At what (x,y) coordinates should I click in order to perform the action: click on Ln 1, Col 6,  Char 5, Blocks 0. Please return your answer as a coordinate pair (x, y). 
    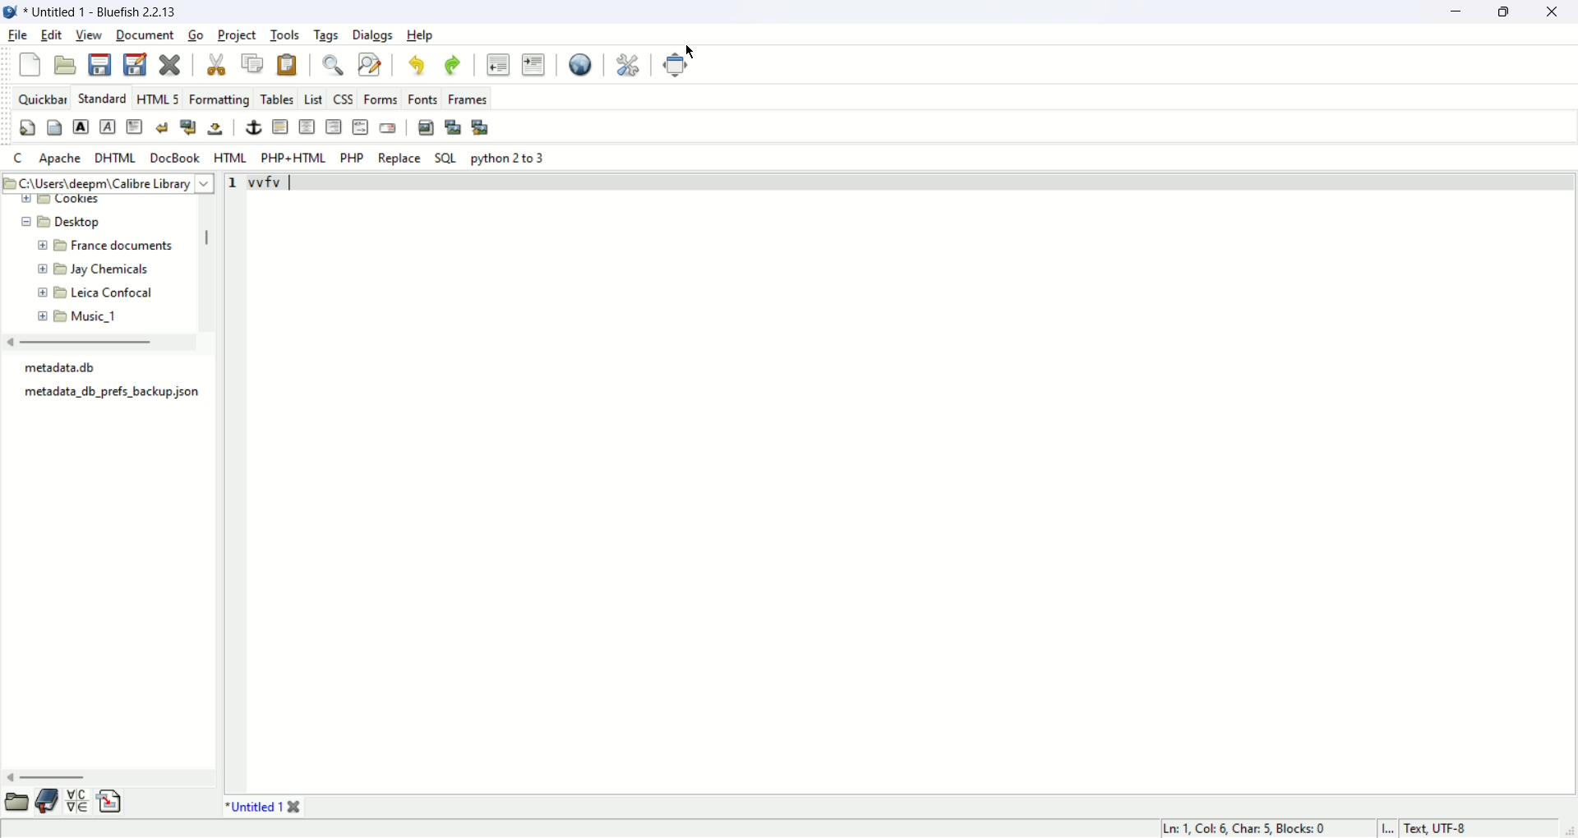
    Looking at the image, I should click on (1252, 826).